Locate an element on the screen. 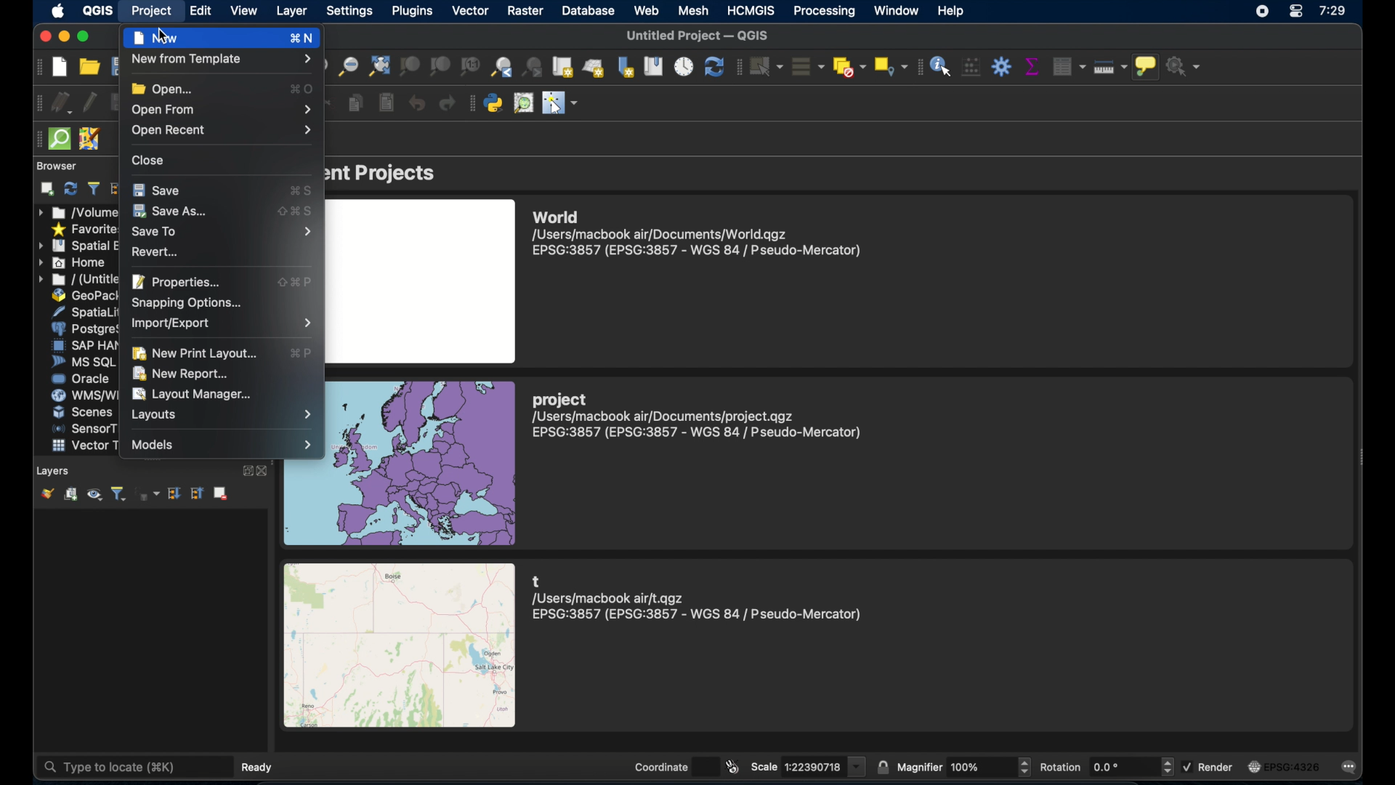 Image resolution: width=1395 pixels, height=785 pixels. untitled project -QGIS is located at coordinates (695, 36).